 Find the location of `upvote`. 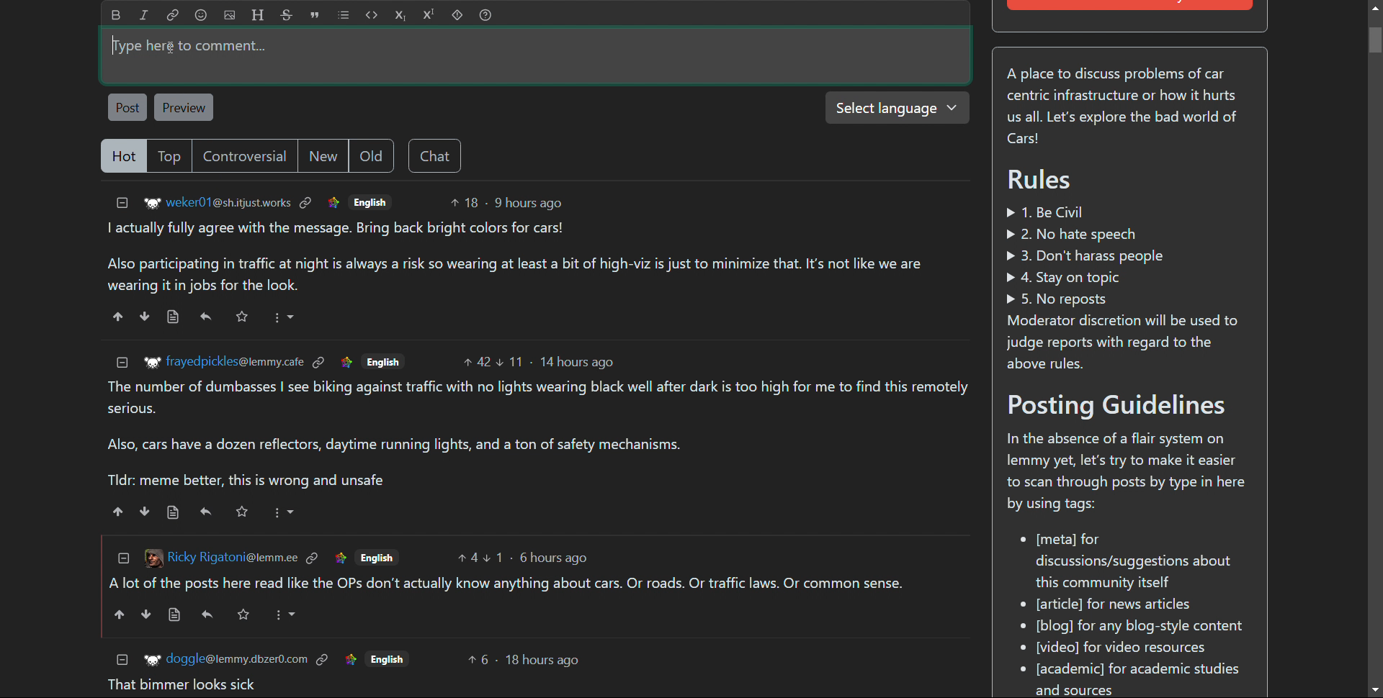

upvote is located at coordinates (117, 615).